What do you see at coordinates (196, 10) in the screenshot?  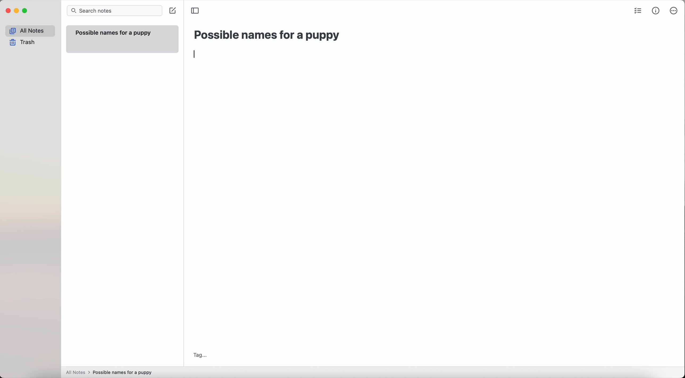 I see `toggle sidebar` at bounding box center [196, 10].